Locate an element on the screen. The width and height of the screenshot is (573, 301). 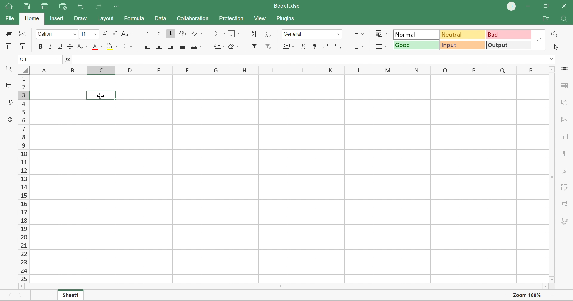
signature settings is located at coordinates (565, 221).